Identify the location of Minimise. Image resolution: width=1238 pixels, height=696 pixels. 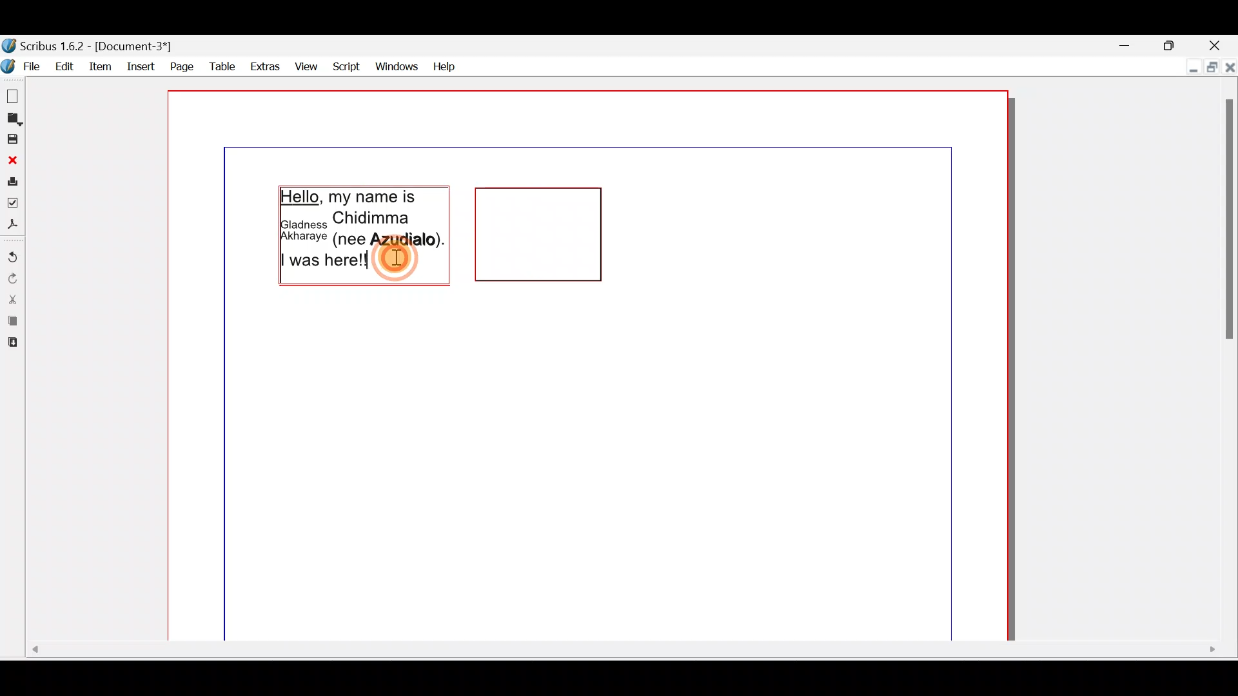
(1125, 44).